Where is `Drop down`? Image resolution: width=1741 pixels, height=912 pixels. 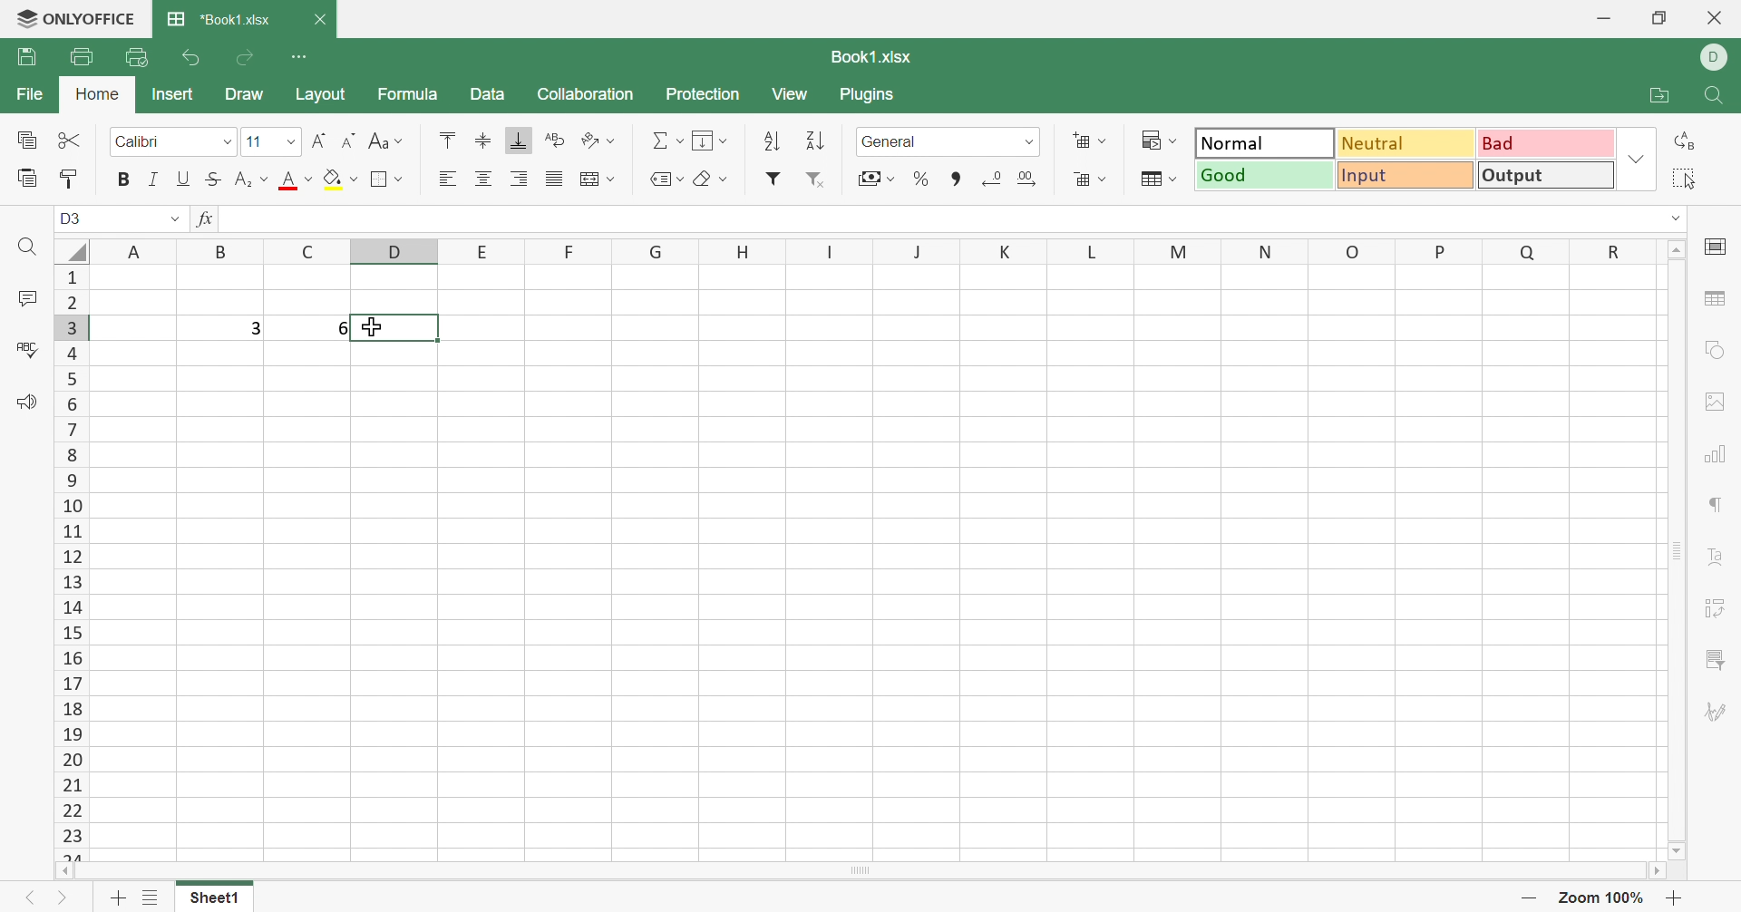 Drop down is located at coordinates (1638, 160).